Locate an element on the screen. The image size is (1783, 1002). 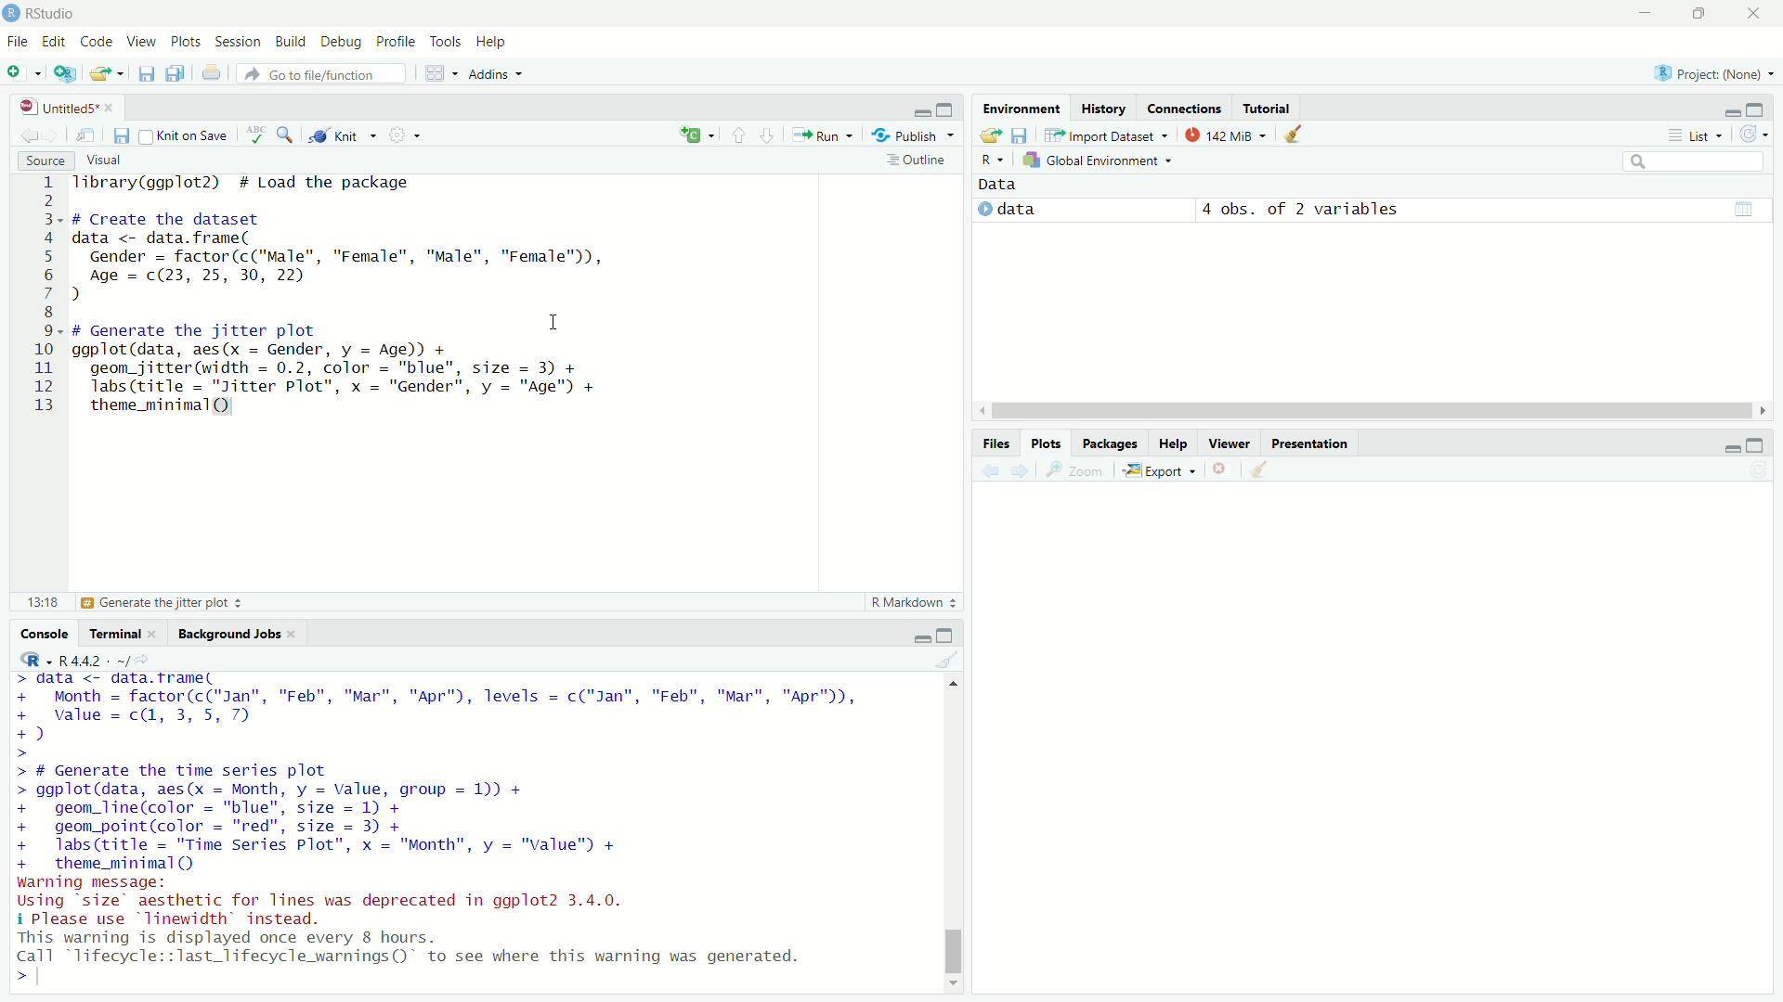
142 MiB is located at coordinates (1230, 136).